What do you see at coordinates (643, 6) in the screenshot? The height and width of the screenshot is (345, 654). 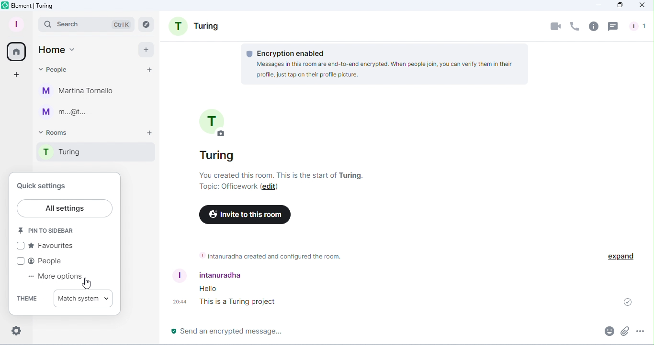 I see `Close` at bounding box center [643, 6].